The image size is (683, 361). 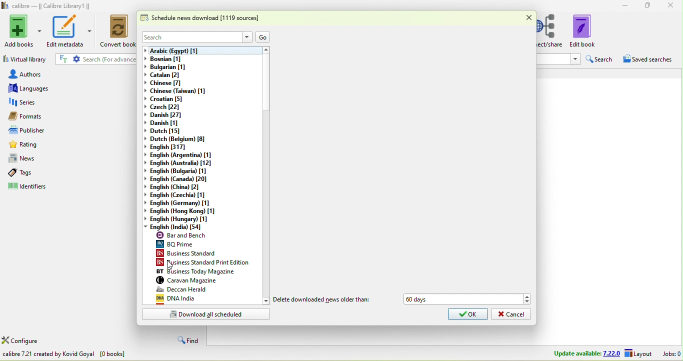 I want to click on authors, so click(x=70, y=73).